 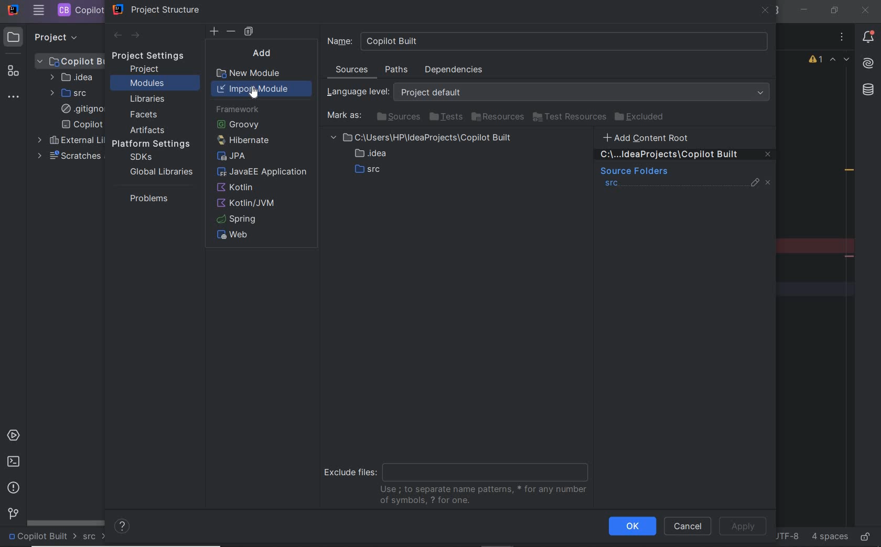 I want to click on PROJECT, so click(x=47, y=37).